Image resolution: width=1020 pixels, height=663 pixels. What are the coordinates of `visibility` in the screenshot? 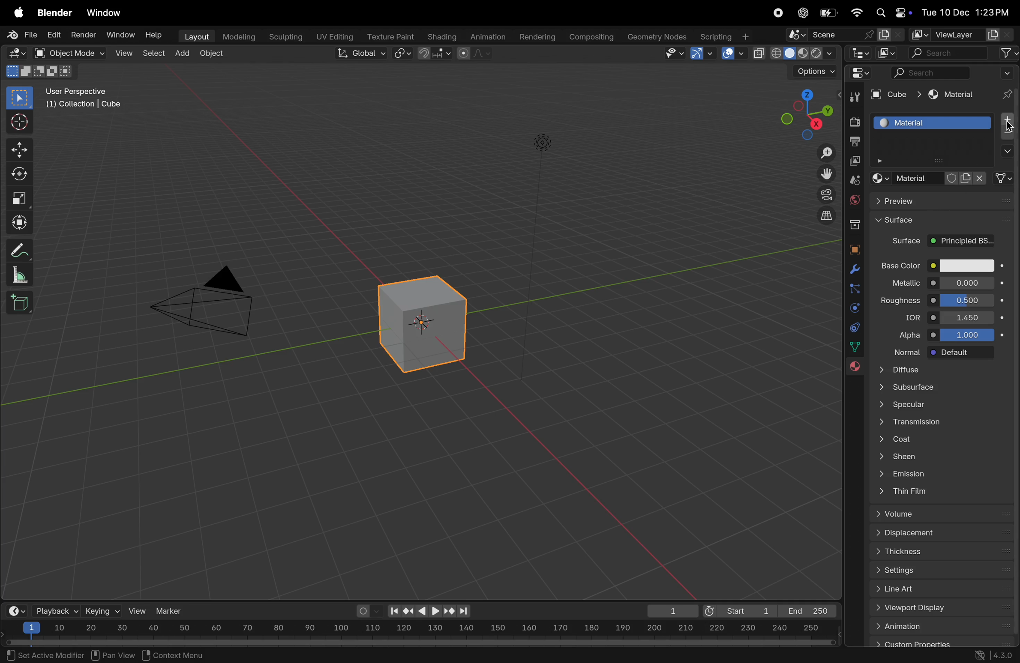 It's located at (673, 54).